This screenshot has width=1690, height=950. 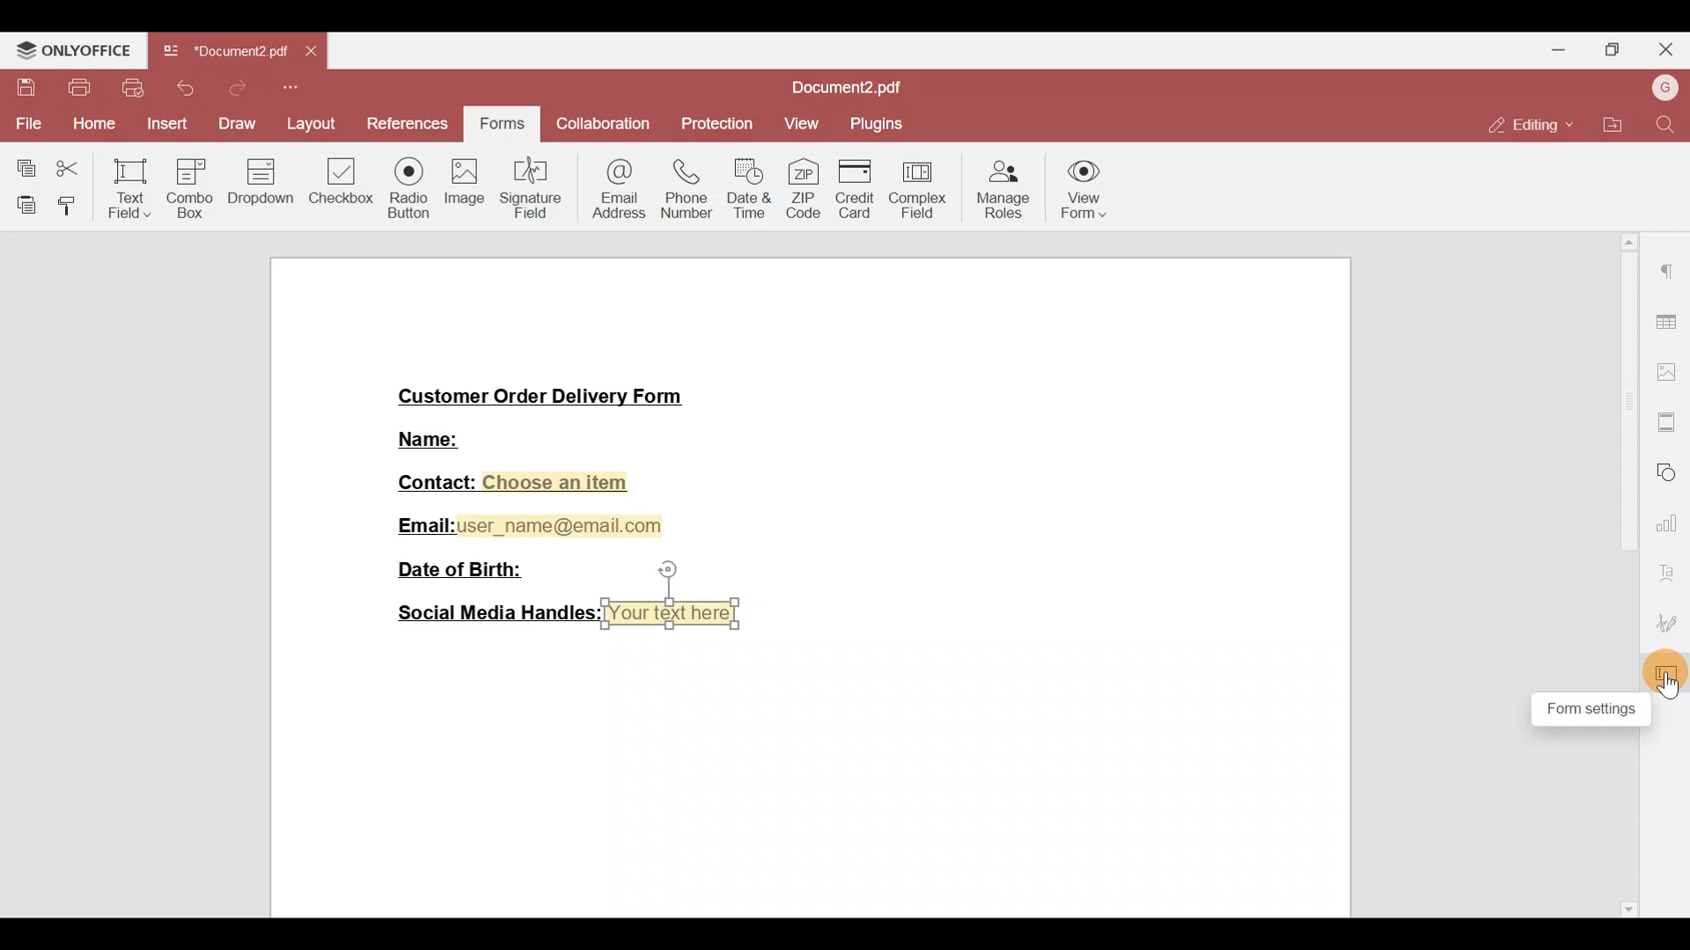 I want to click on Radio button, so click(x=403, y=185).